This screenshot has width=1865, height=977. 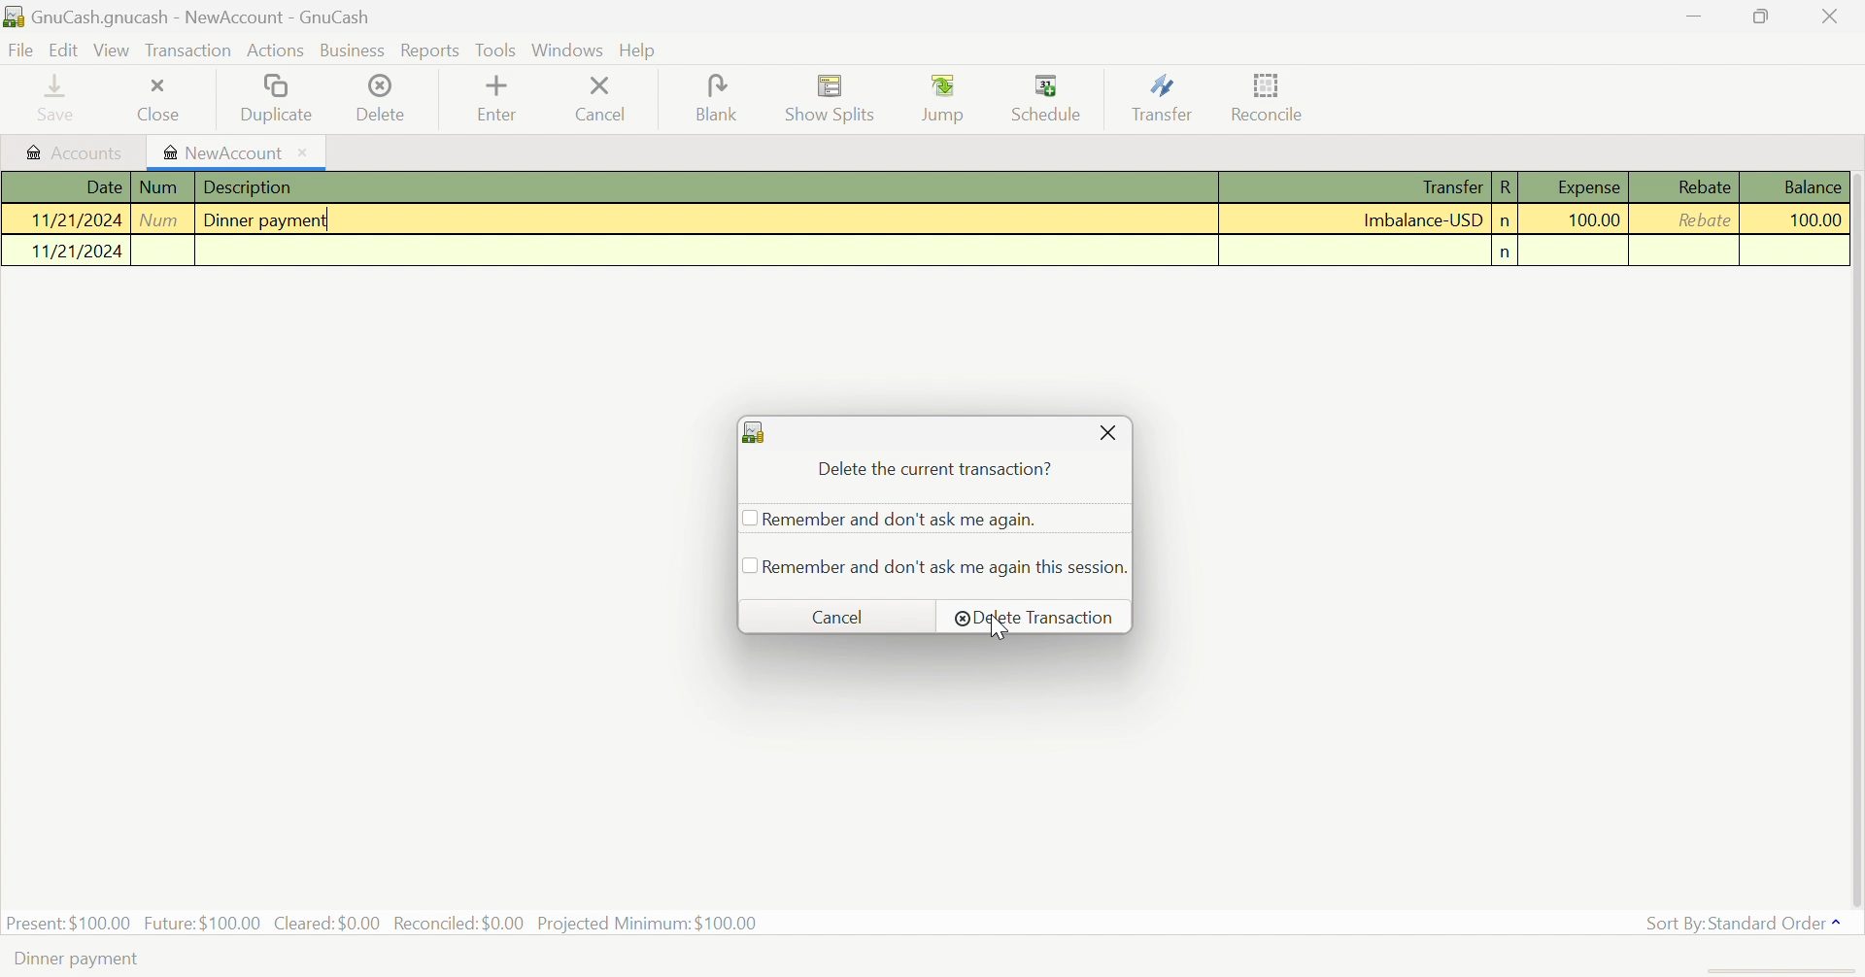 I want to click on Imbalance-USD, so click(x=1423, y=219).